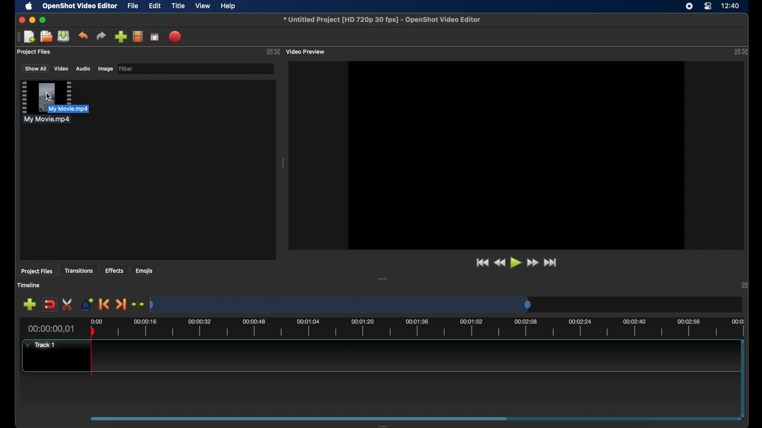 The height and width of the screenshot is (428, 762). I want to click on current time indicator, so click(52, 329).